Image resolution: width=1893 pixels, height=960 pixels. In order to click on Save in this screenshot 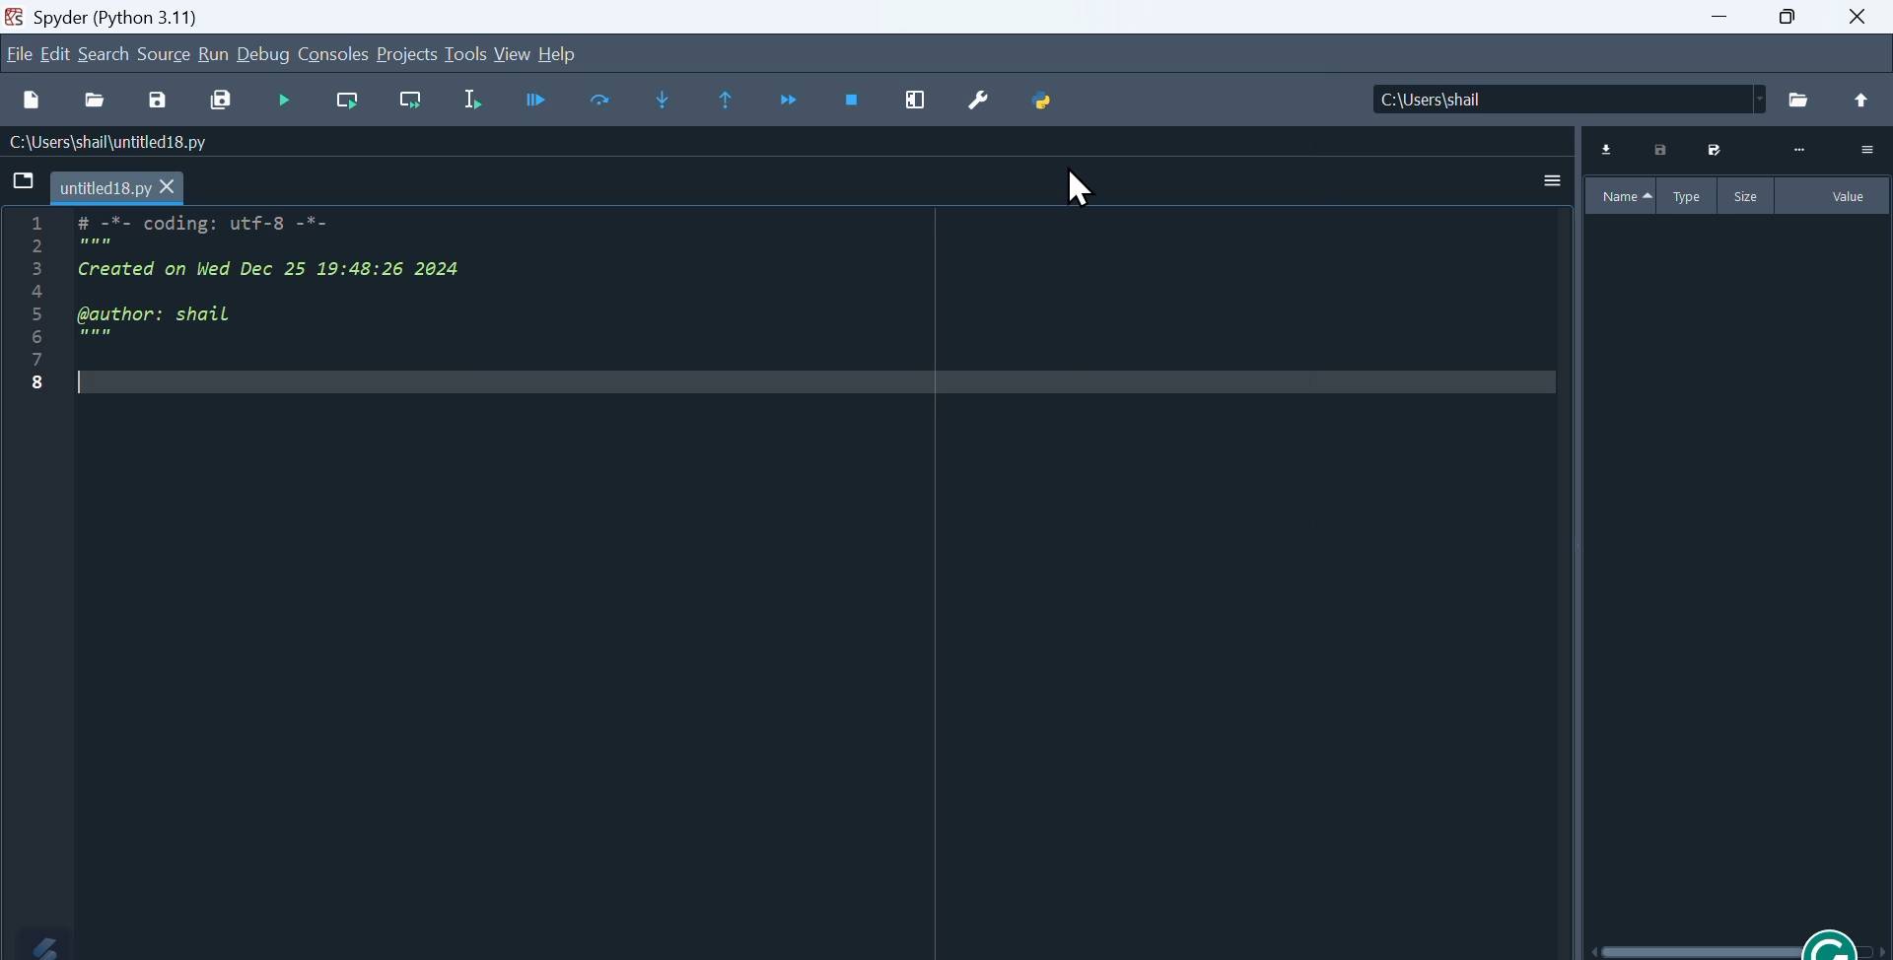, I will do `click(158, 97)`.